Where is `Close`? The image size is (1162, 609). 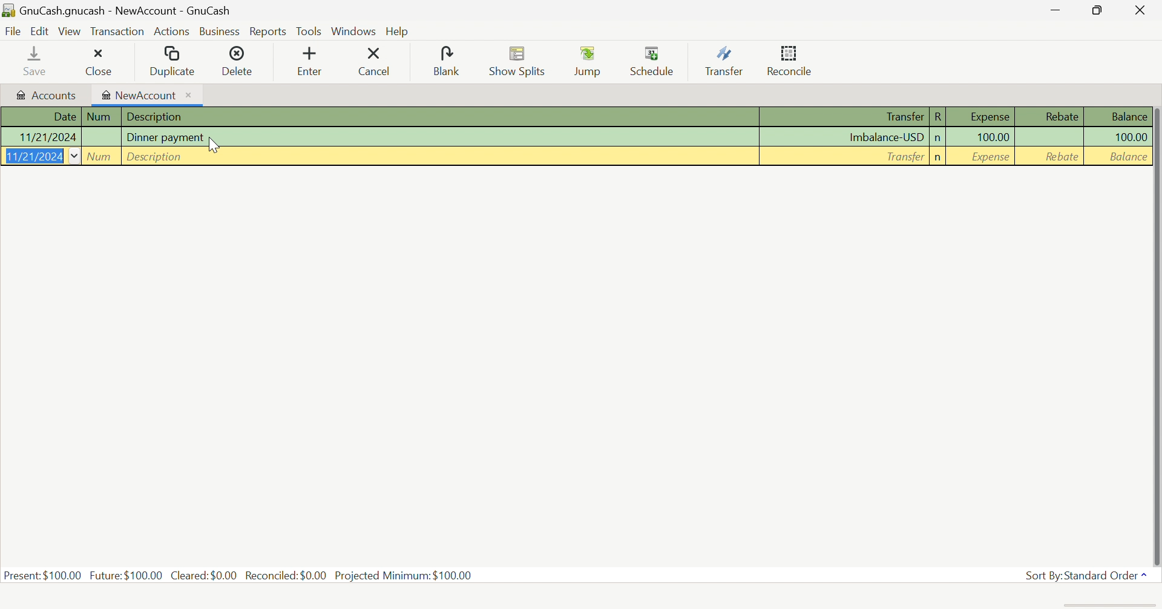
Close is located at coordinates (1138, 12).